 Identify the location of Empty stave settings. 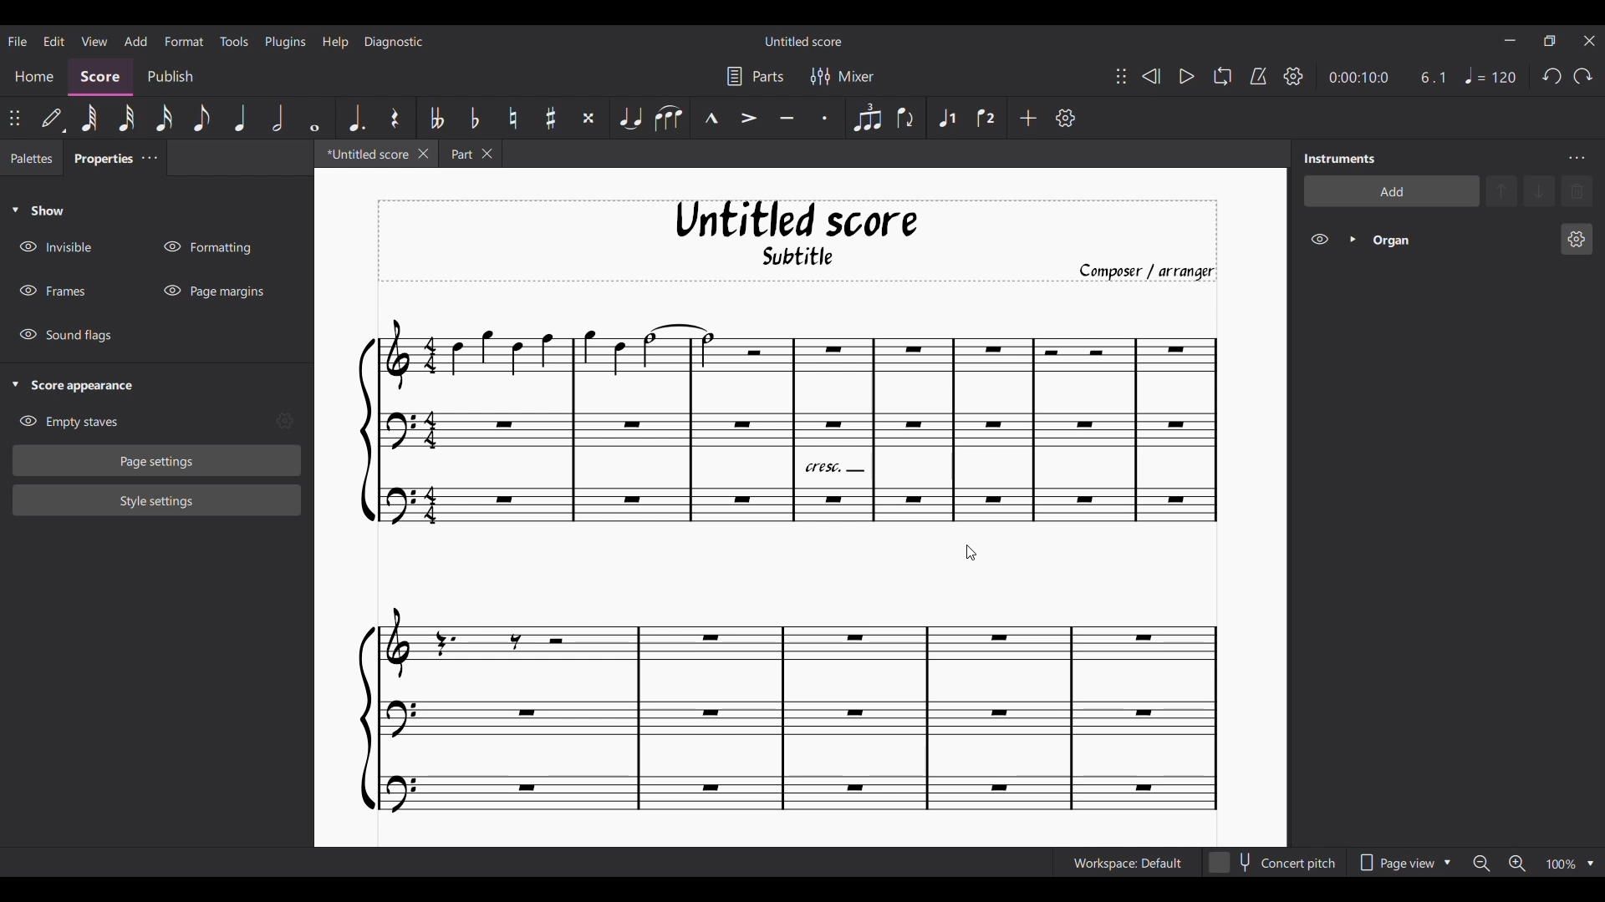
(284, 421).